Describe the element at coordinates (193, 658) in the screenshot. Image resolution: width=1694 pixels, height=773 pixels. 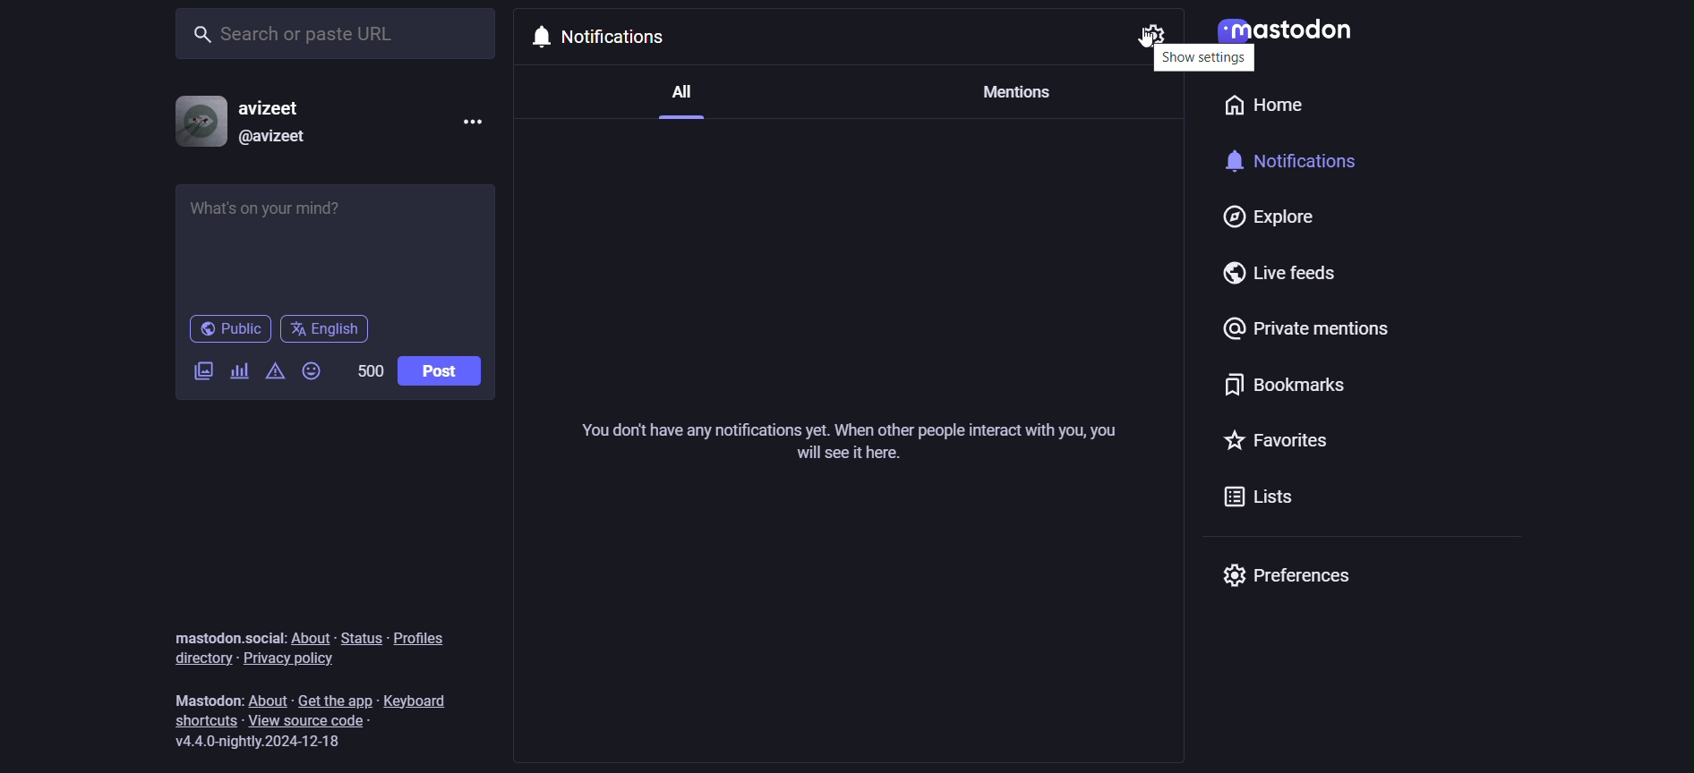
I see `directory` at that location.